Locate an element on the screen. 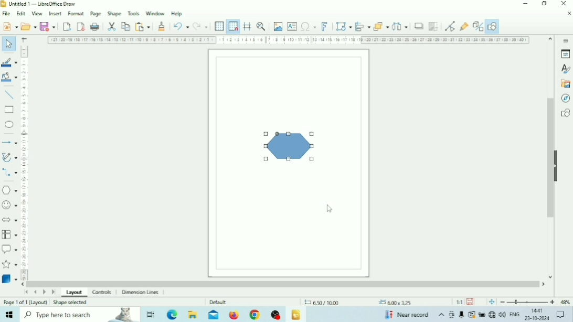 This screenshot has width=573, height=322. Insert is located at coordinates (56, 13).